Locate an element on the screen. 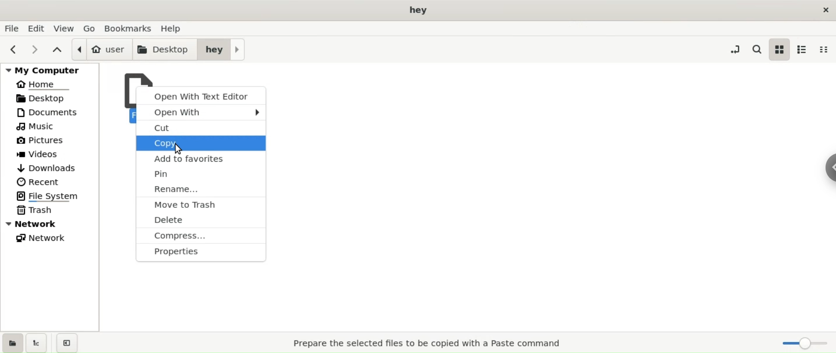  edit is located at coordinates (38, 29).